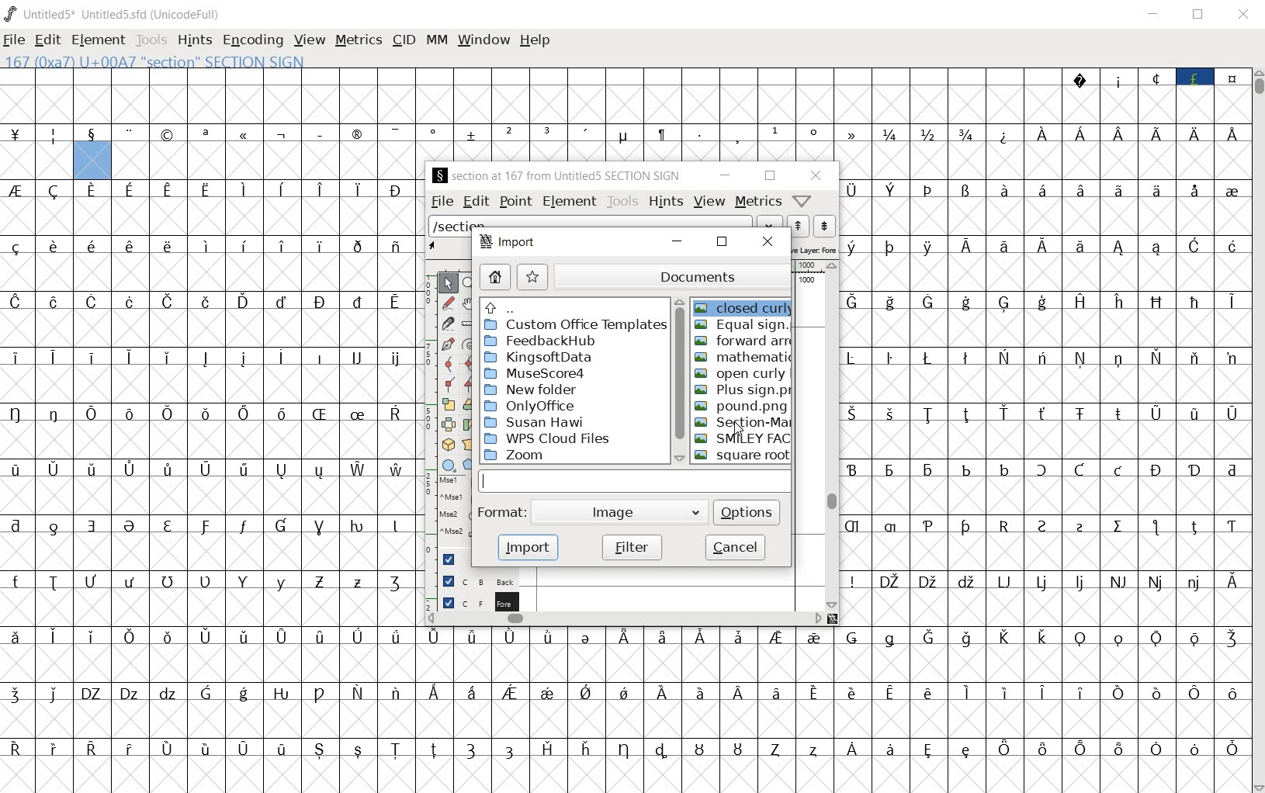 Image resolution: width=1265 pixels, height=793 pixels. What do you see at coordinates (470, 362) in the screenshot?
I see `add a curve point always either horizontal or vertical` at bounding box center [470, 362].